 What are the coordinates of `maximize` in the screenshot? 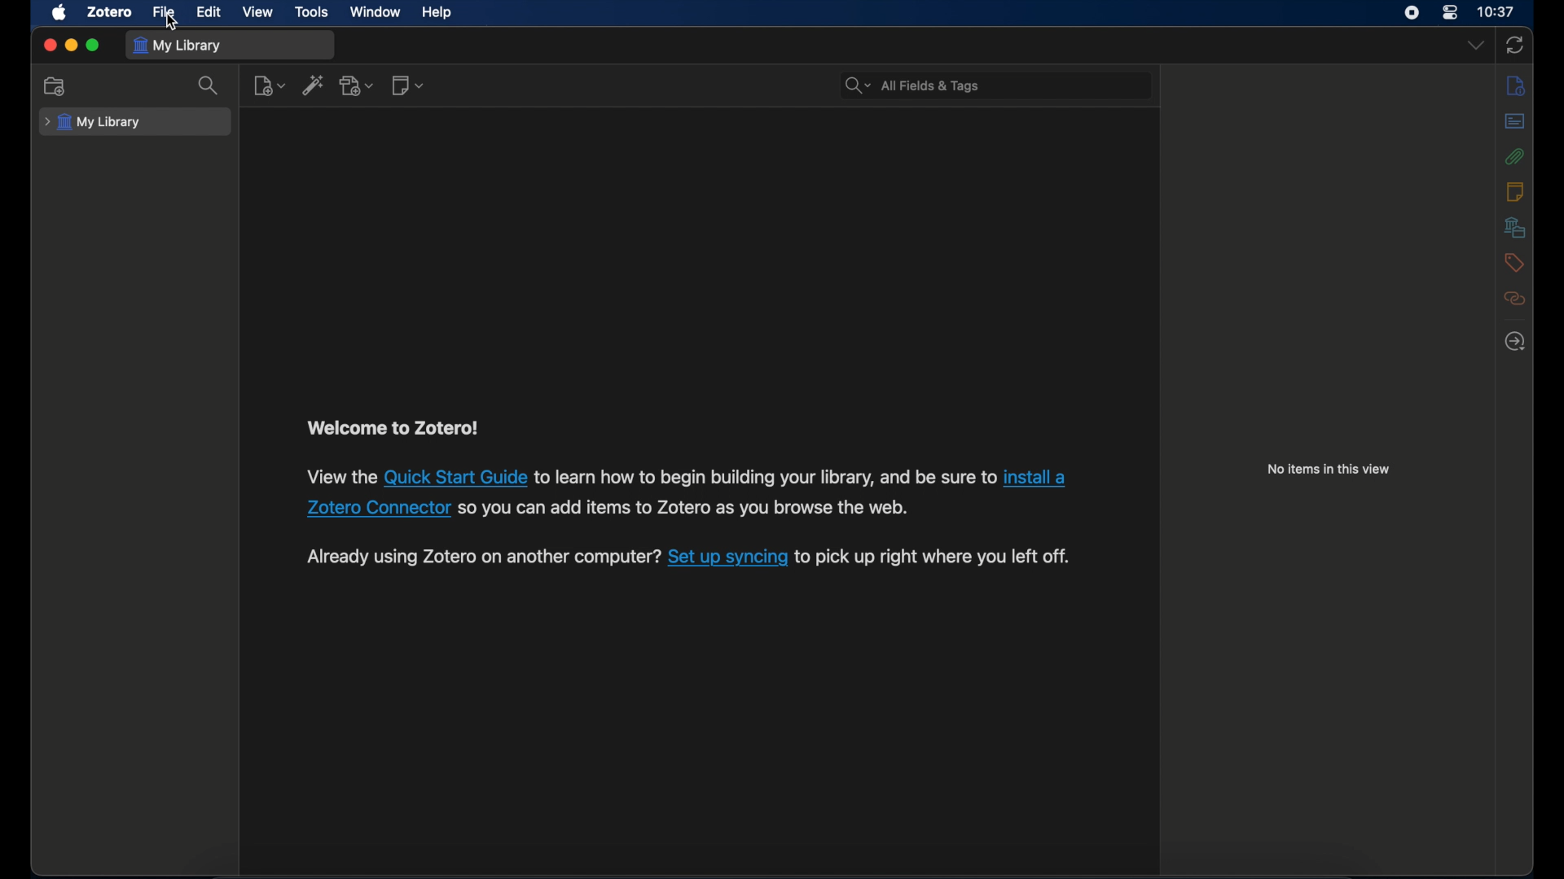 It's located at (94, 46).